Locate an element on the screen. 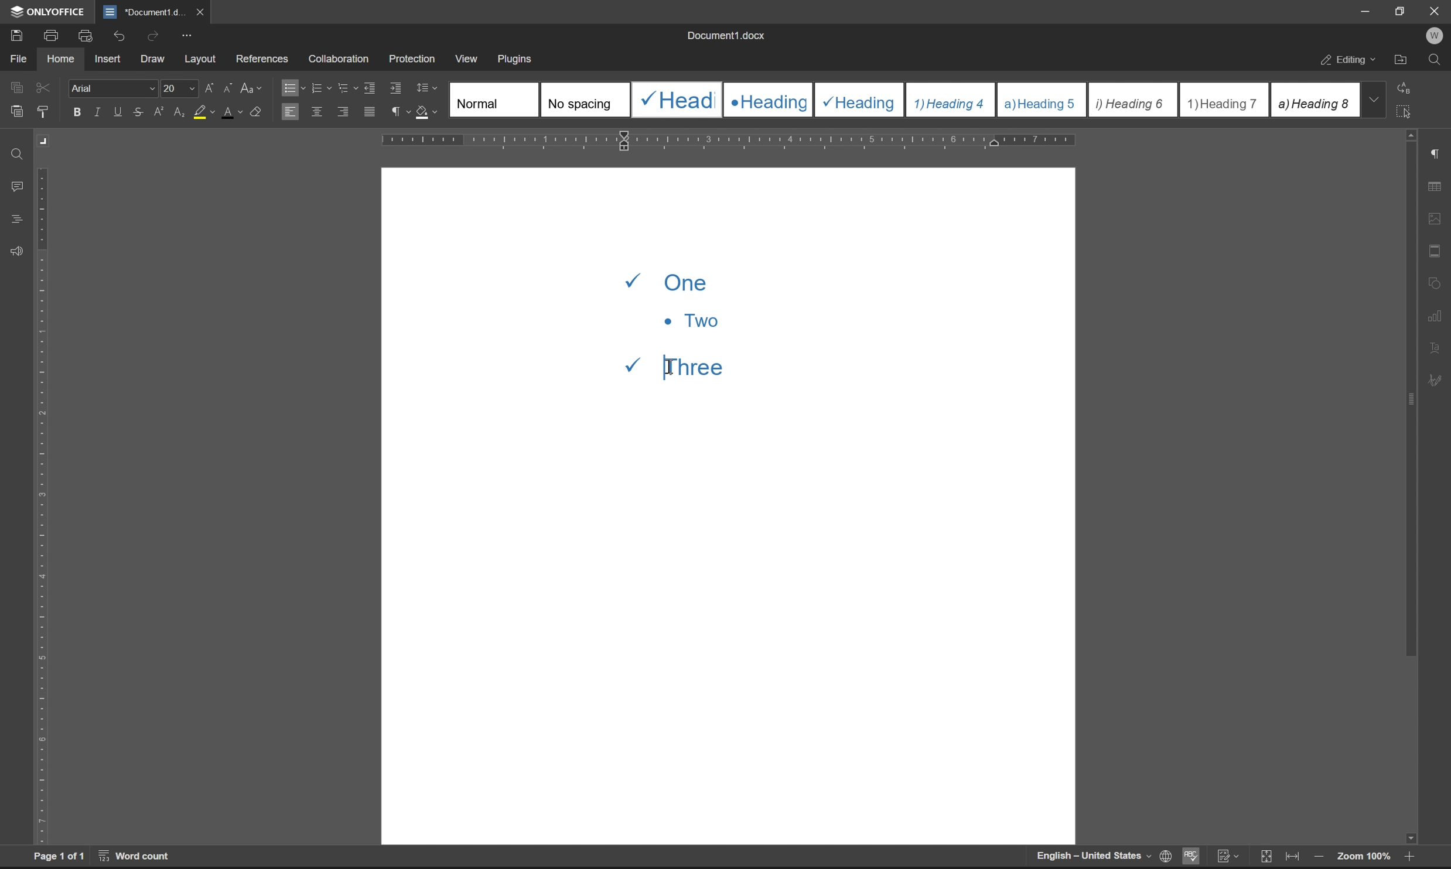 The width and height of the screenshot is (1451, 869). align right is located at coordinates (344, 111).